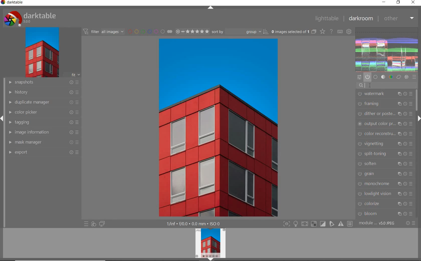 The width and height of the screenshot is (421, 261). What do you see at coordinates (388, 85) in the screenshot?
I see `search module` at bounding box center [388, 85].